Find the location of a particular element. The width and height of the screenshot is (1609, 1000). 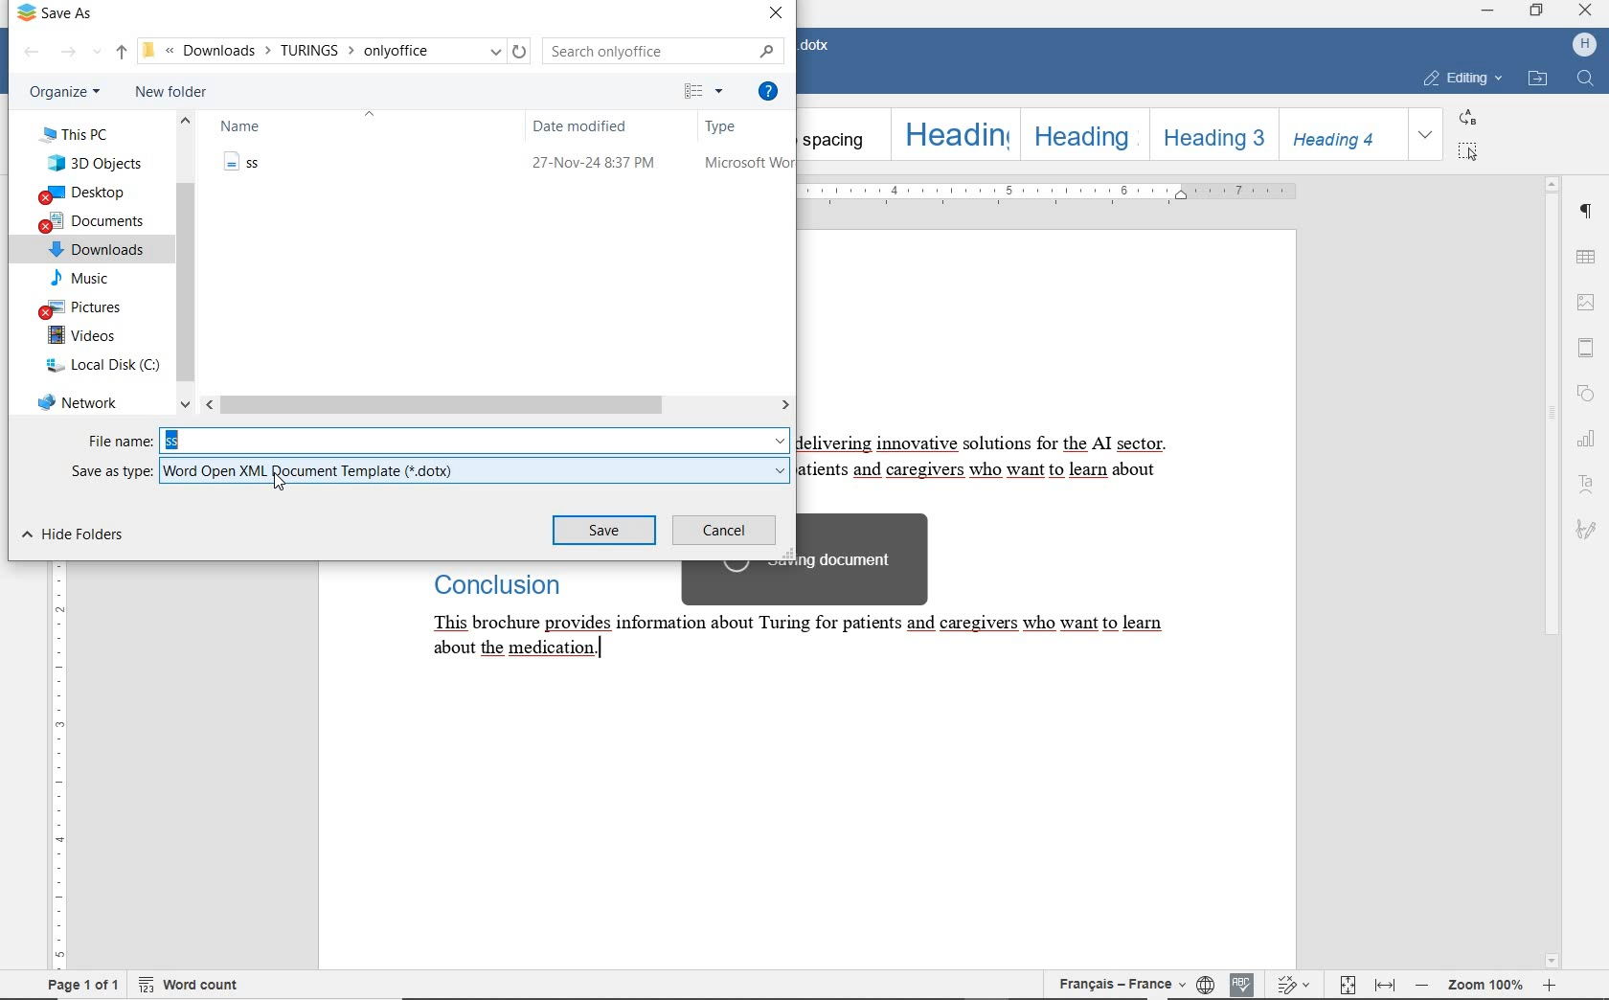

NO SPACING is located at coordinates (842, 133).